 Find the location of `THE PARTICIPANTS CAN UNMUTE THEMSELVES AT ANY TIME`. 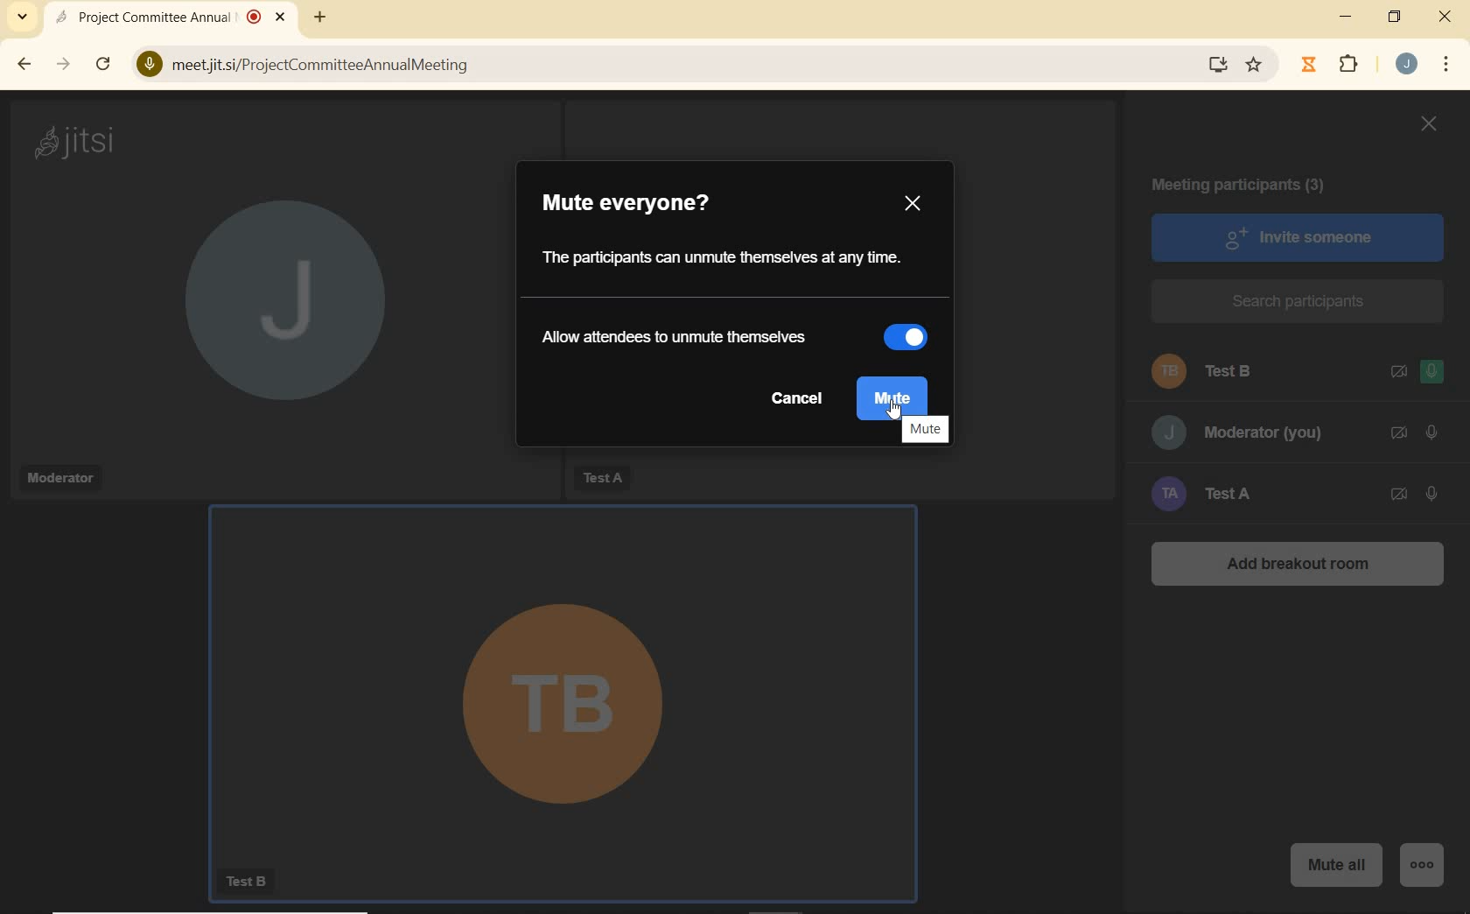

THE PARTICIPANTS CAN UNMUTE THEMSELVES AT ANY TIME is located at coordinates (725, 261).